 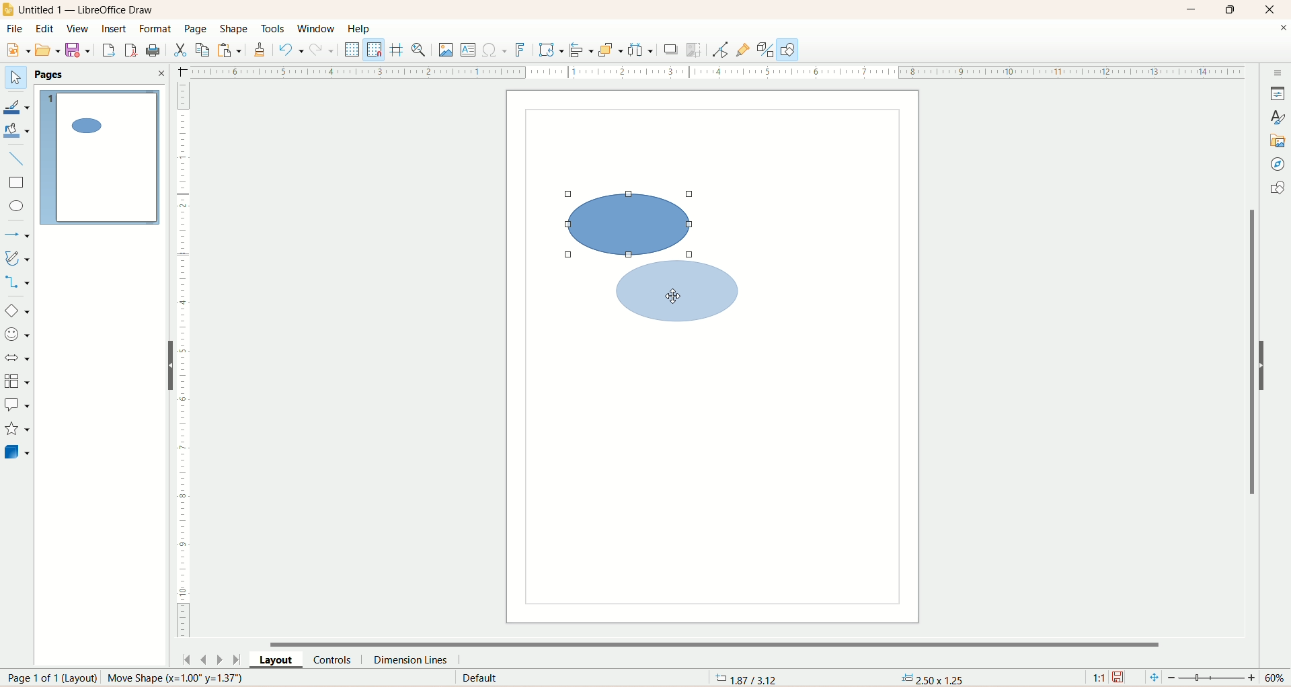 What do you see at coordinates (132, 50) in the screenshot?
I see `export directly as PDF` at bounding box center [132, 50].